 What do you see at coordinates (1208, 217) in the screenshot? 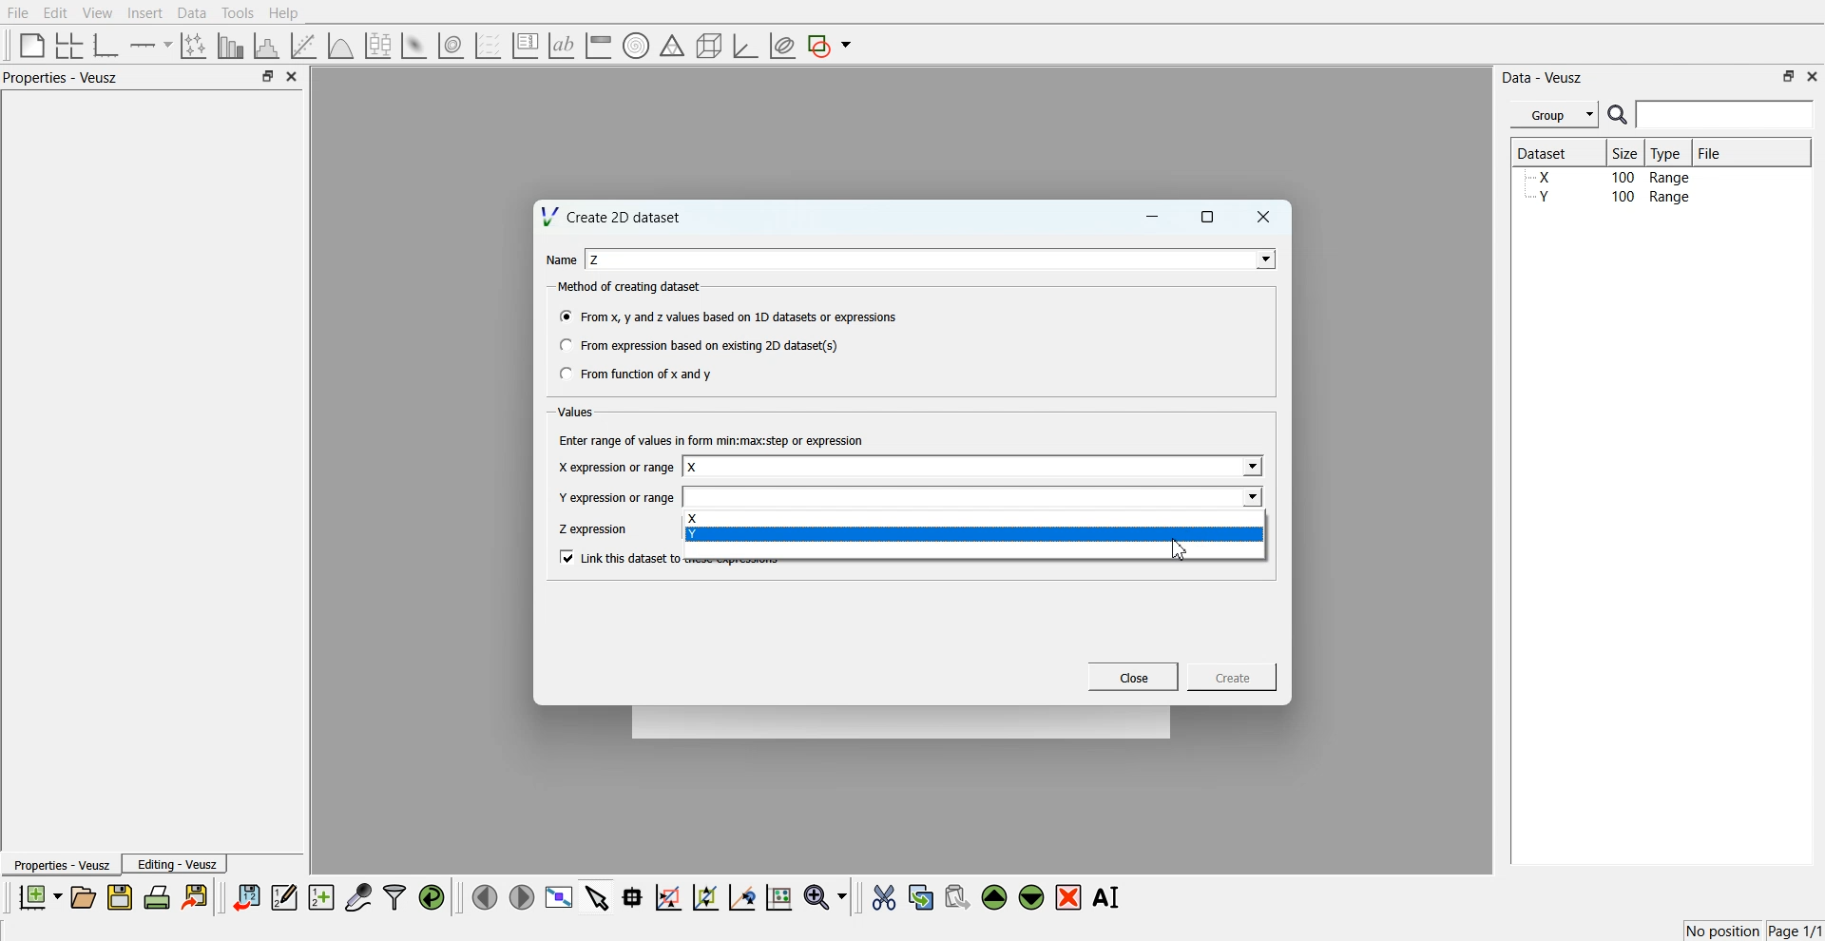
I see `Maximize` at bounding box center [1208, 217].